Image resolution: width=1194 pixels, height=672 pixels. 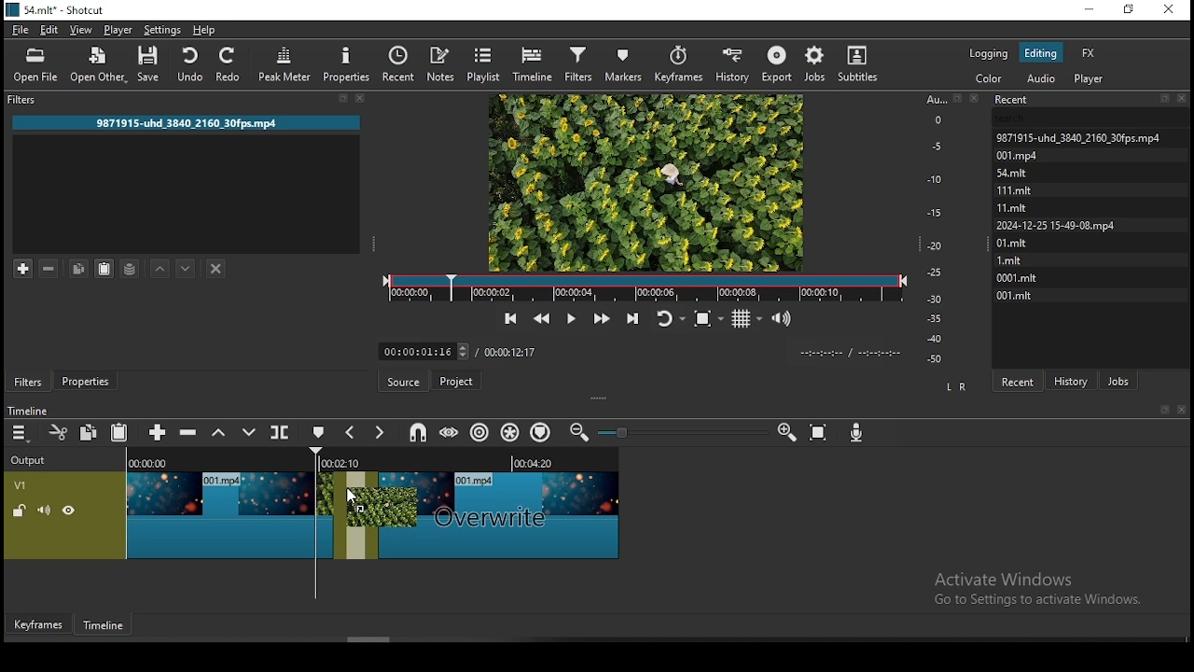 What do you see at coordinates (406, 382) in the screenshot?
I see `source` at bounding box center [406, 382].